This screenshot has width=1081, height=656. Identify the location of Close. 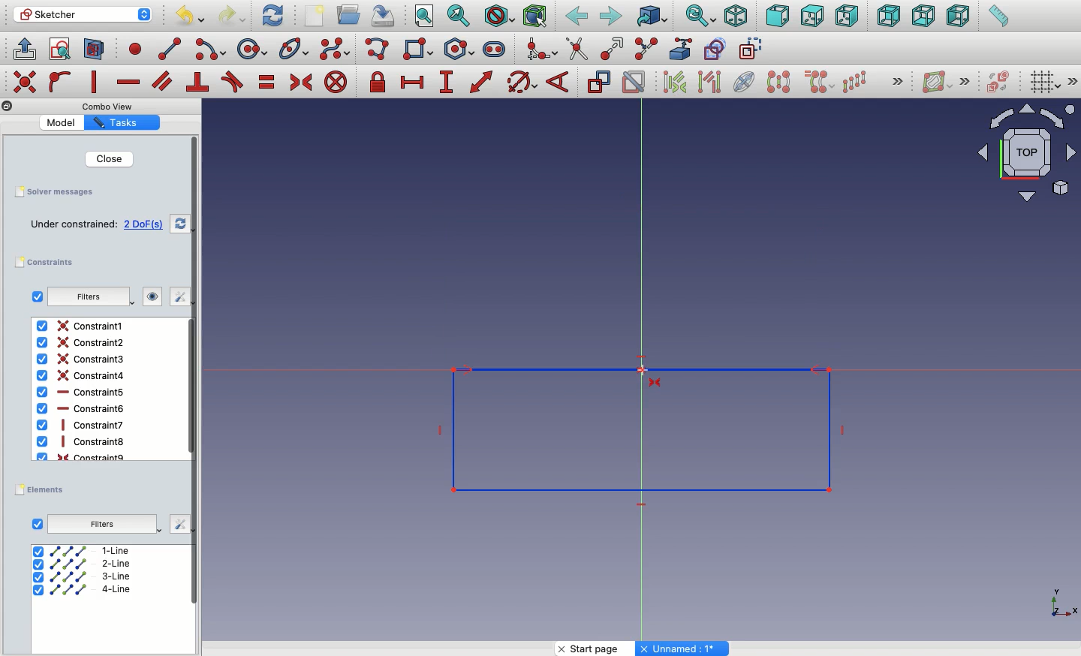
(100, 158).